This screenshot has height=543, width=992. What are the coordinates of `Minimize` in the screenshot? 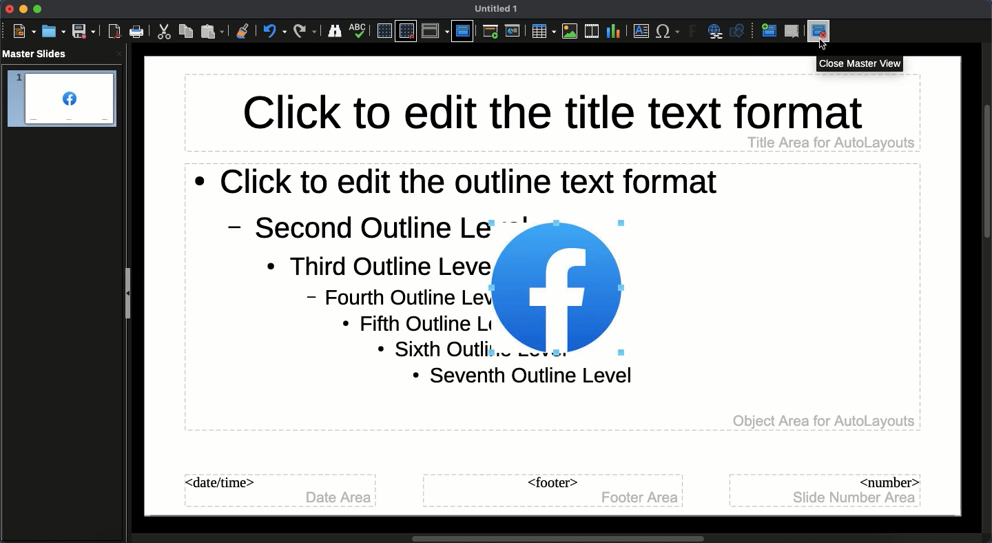 It's located at (23, 9).